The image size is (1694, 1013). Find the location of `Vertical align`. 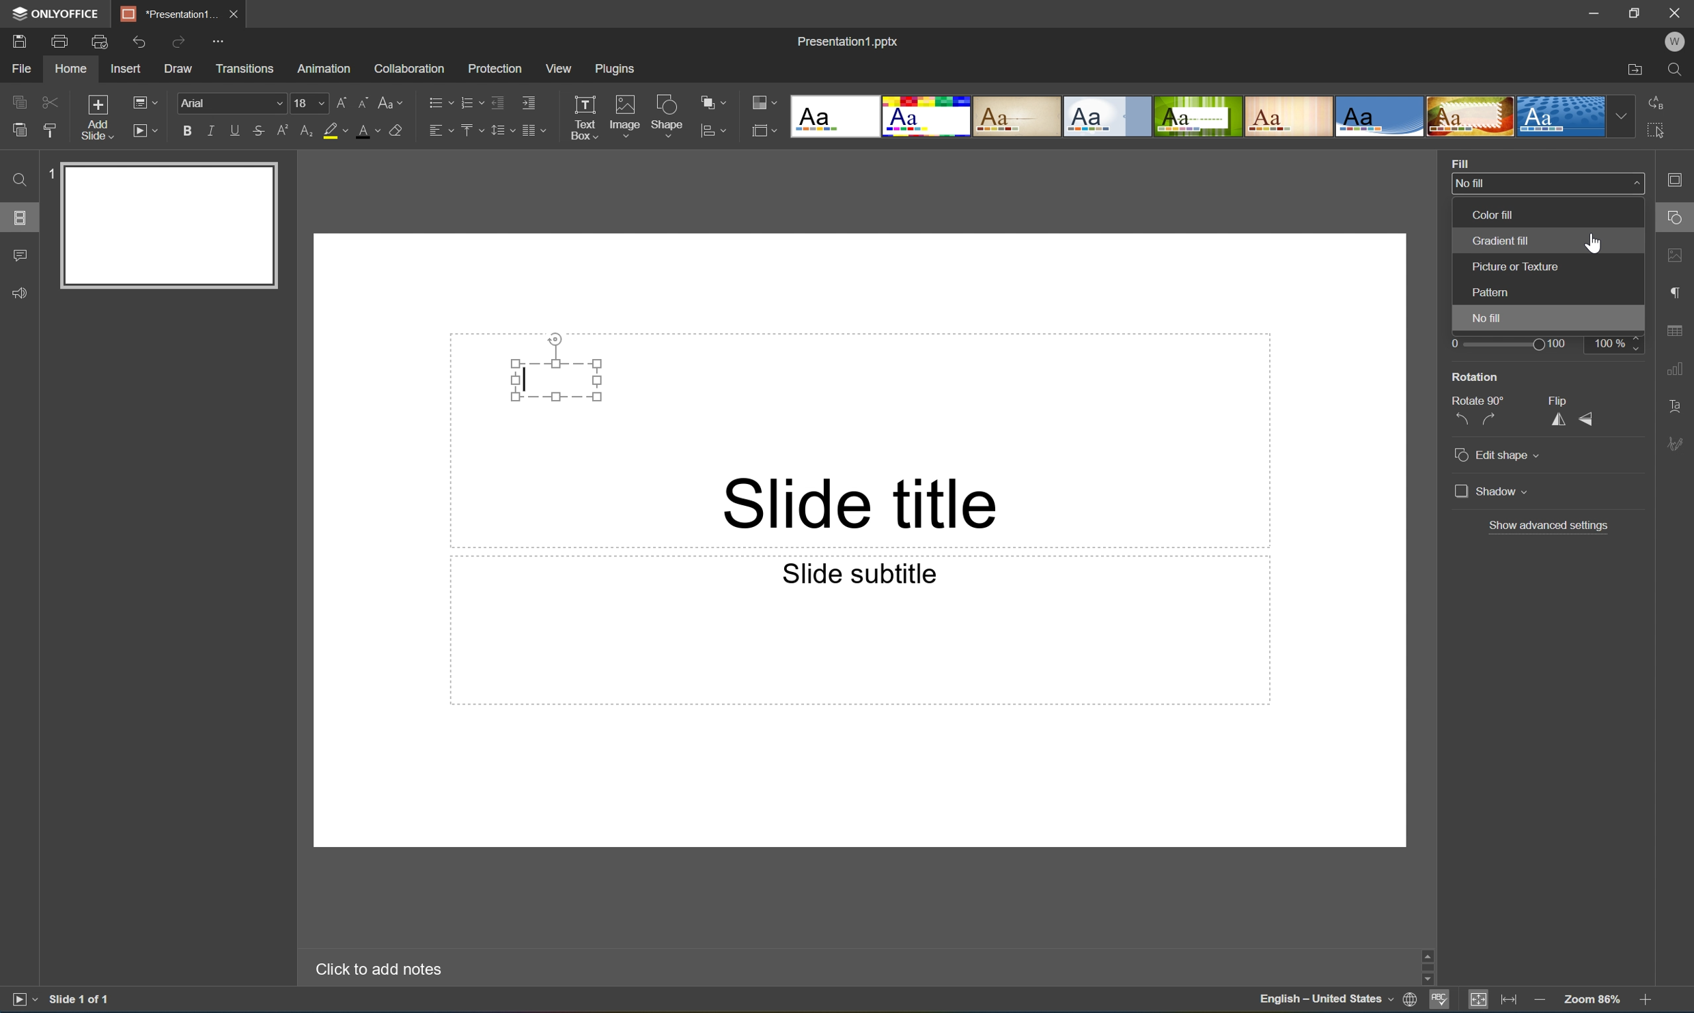

Vertical align is located at coordinates (470, 130).